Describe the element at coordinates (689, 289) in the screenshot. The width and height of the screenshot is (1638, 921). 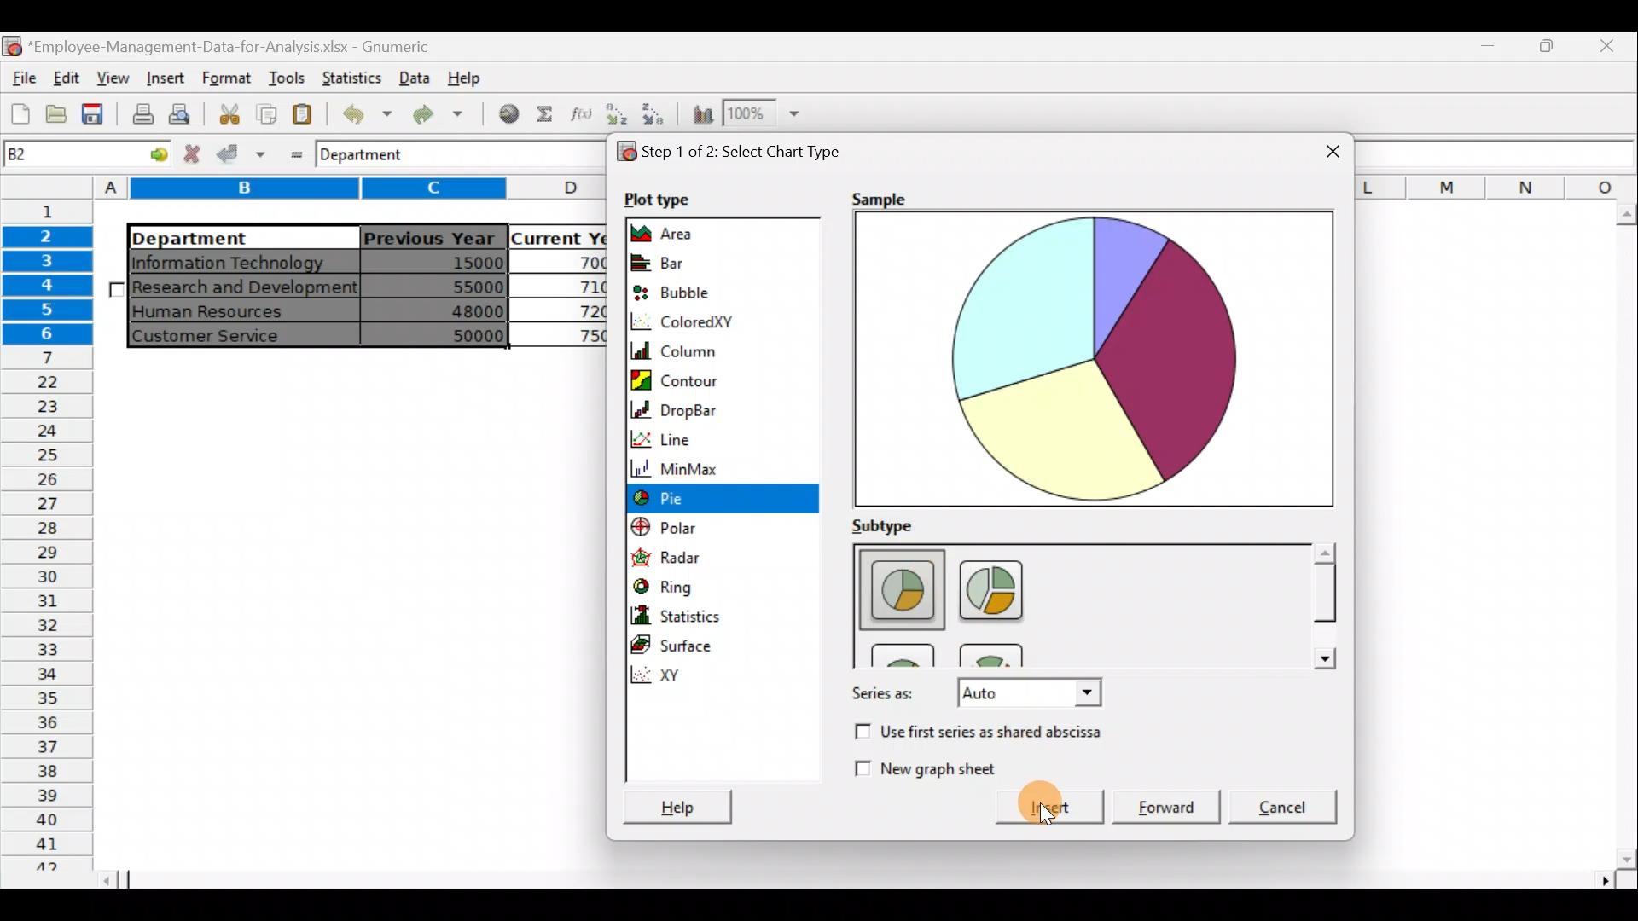
I see `Bubble` at that location.